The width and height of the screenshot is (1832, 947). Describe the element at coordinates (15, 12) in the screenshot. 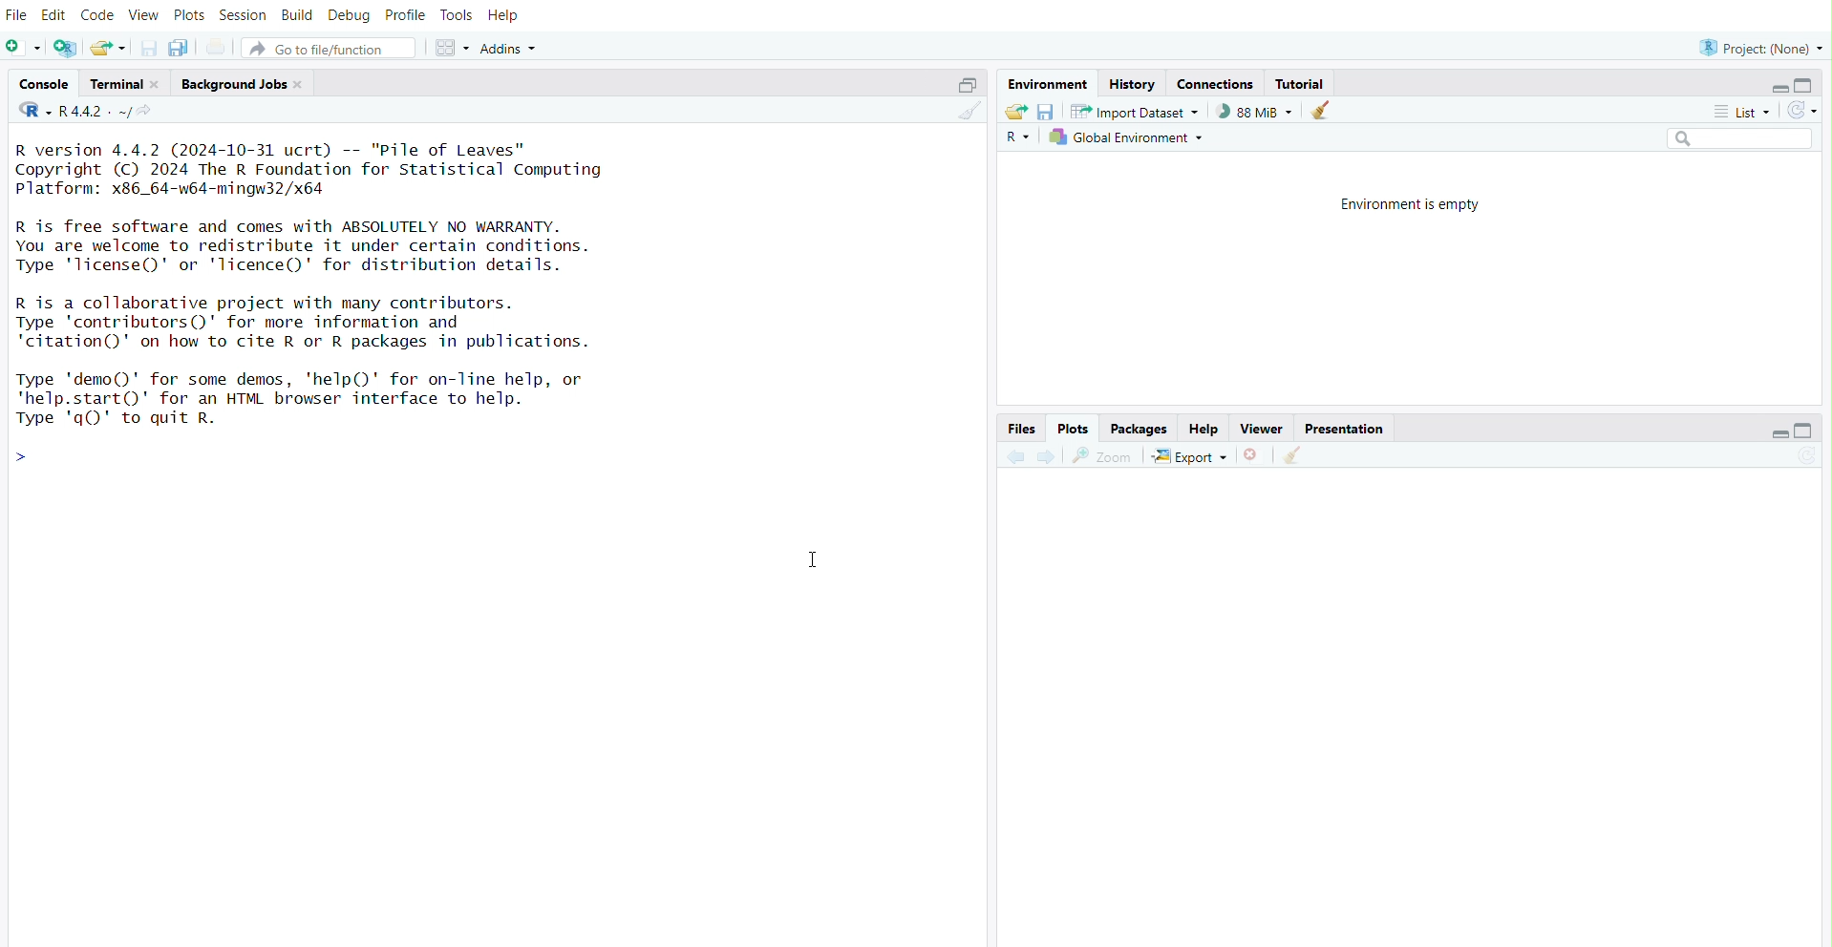

I see `file` at that location.